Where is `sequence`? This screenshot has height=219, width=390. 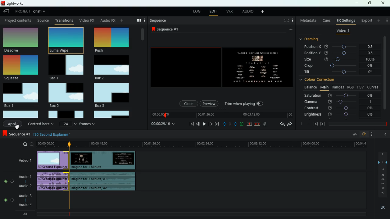
sequence is located at coordinates (159, 20).